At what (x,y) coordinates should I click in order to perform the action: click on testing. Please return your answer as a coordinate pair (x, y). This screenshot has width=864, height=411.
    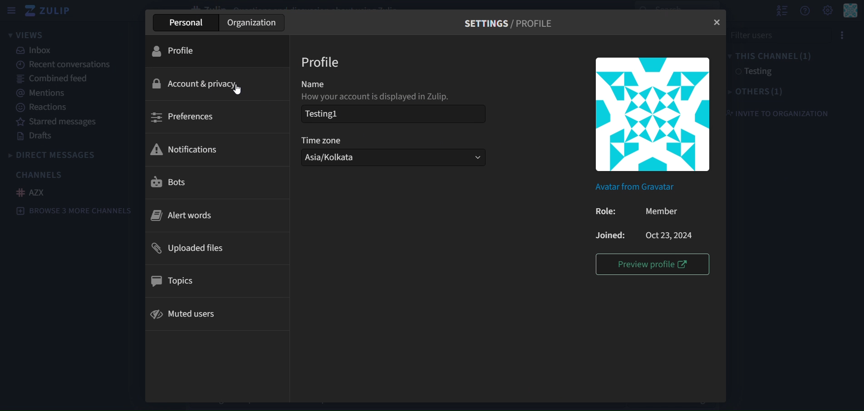
    Looking at the image, I should click on (753, 72).